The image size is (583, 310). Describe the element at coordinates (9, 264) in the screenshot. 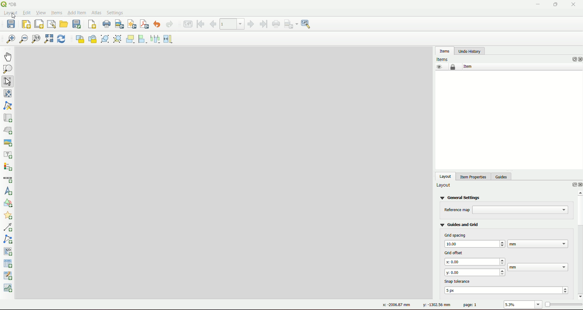

I see `add fixed table` at that location.